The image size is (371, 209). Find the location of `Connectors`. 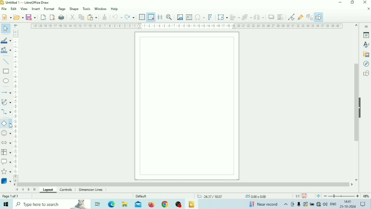

Connectors is located at coordinates (6, 112).